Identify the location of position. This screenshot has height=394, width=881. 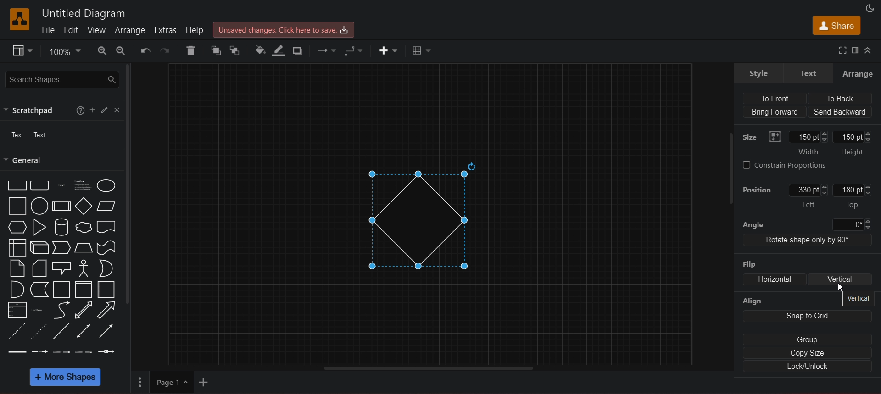
(758, 188).